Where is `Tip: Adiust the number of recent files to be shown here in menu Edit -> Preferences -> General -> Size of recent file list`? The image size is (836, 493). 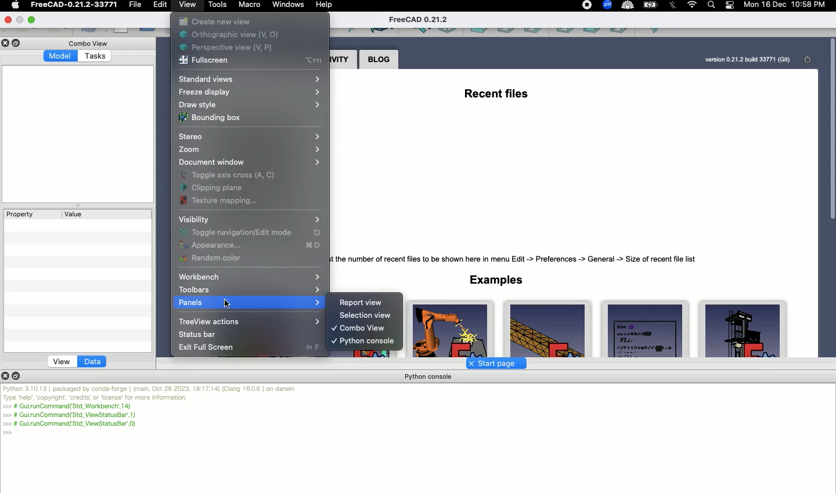
Tip: Adiust the number of recent files to be shown here in menu Edit -> Preferences -> General -> Size of recent file list is located at coordinates (520, 257).